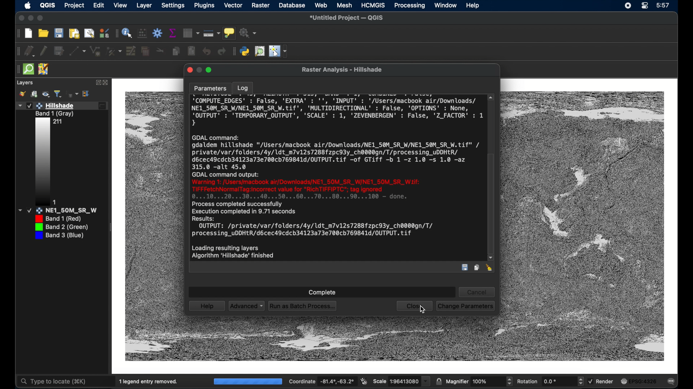 Image resolution: width=693 pixels, height=389 pixels. What do you see at coordinates (55, 202) in the screenshot?
I see `1` at bounding box center [55, 202].